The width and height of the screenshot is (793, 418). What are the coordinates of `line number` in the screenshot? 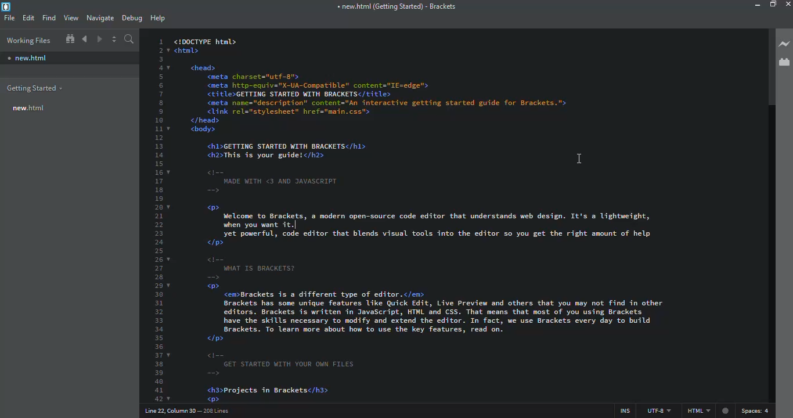 It's located at (159, 218).